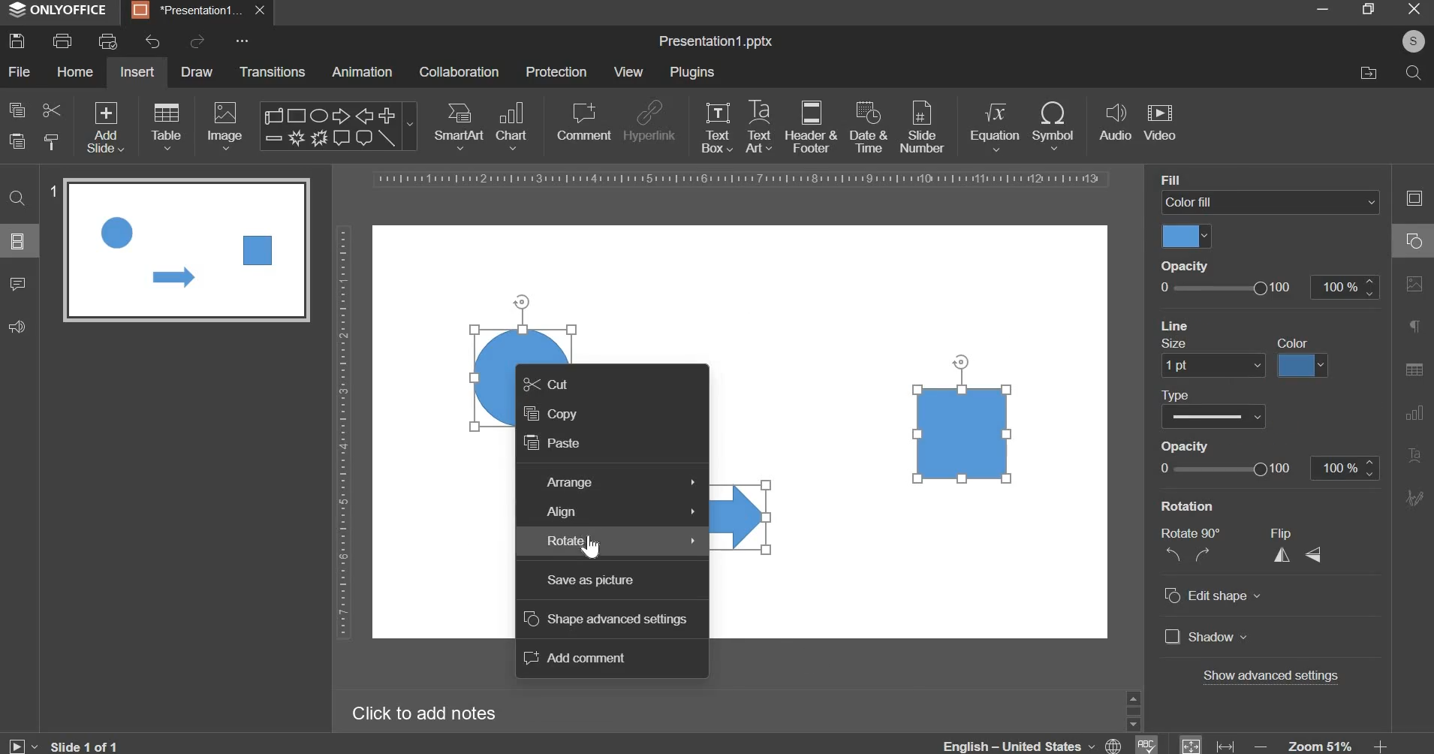  Describe the element at coordinates (717, 127) in the screenshot. I see `text box` at that location.